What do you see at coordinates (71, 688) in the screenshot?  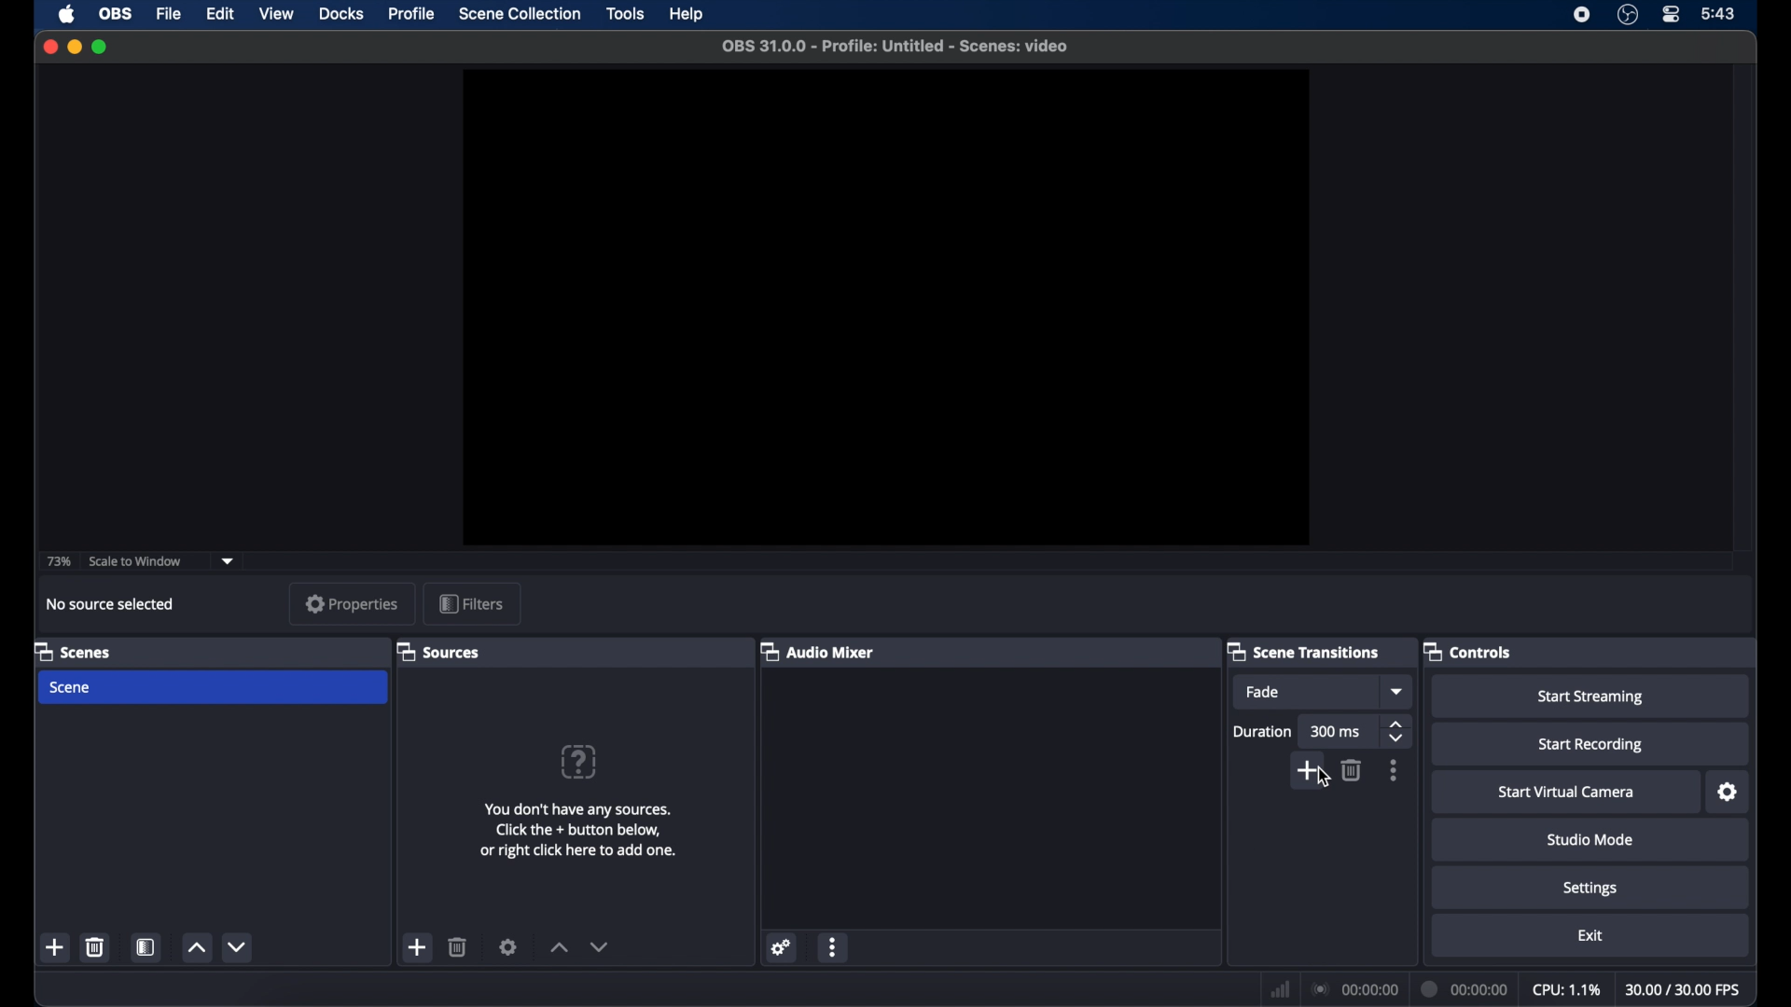 I see `scene` at bounding box center [71, 688].